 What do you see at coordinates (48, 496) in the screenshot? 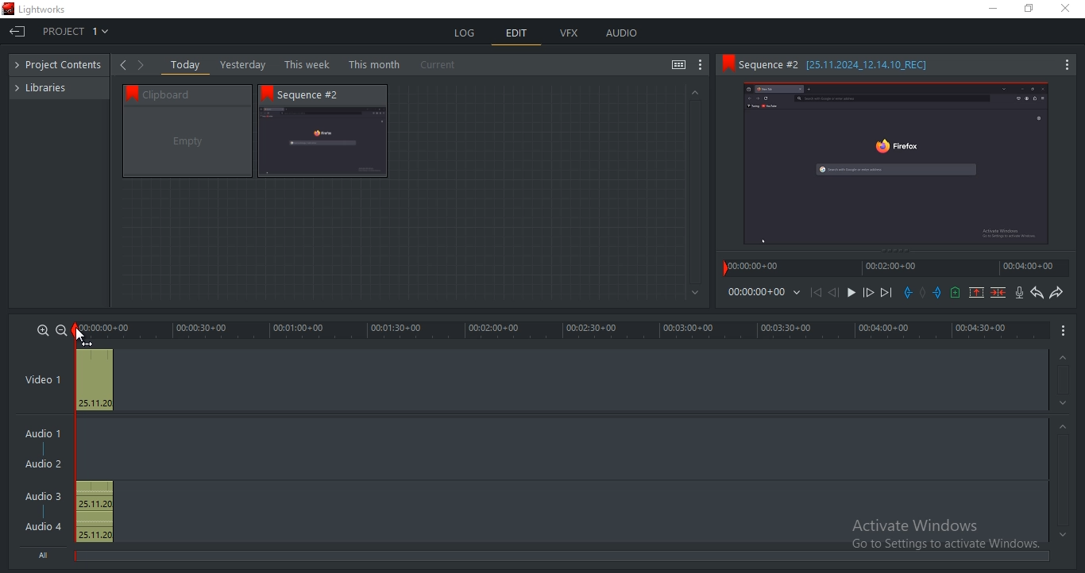
I see `Audio 3` at bounding box center [48, 496].